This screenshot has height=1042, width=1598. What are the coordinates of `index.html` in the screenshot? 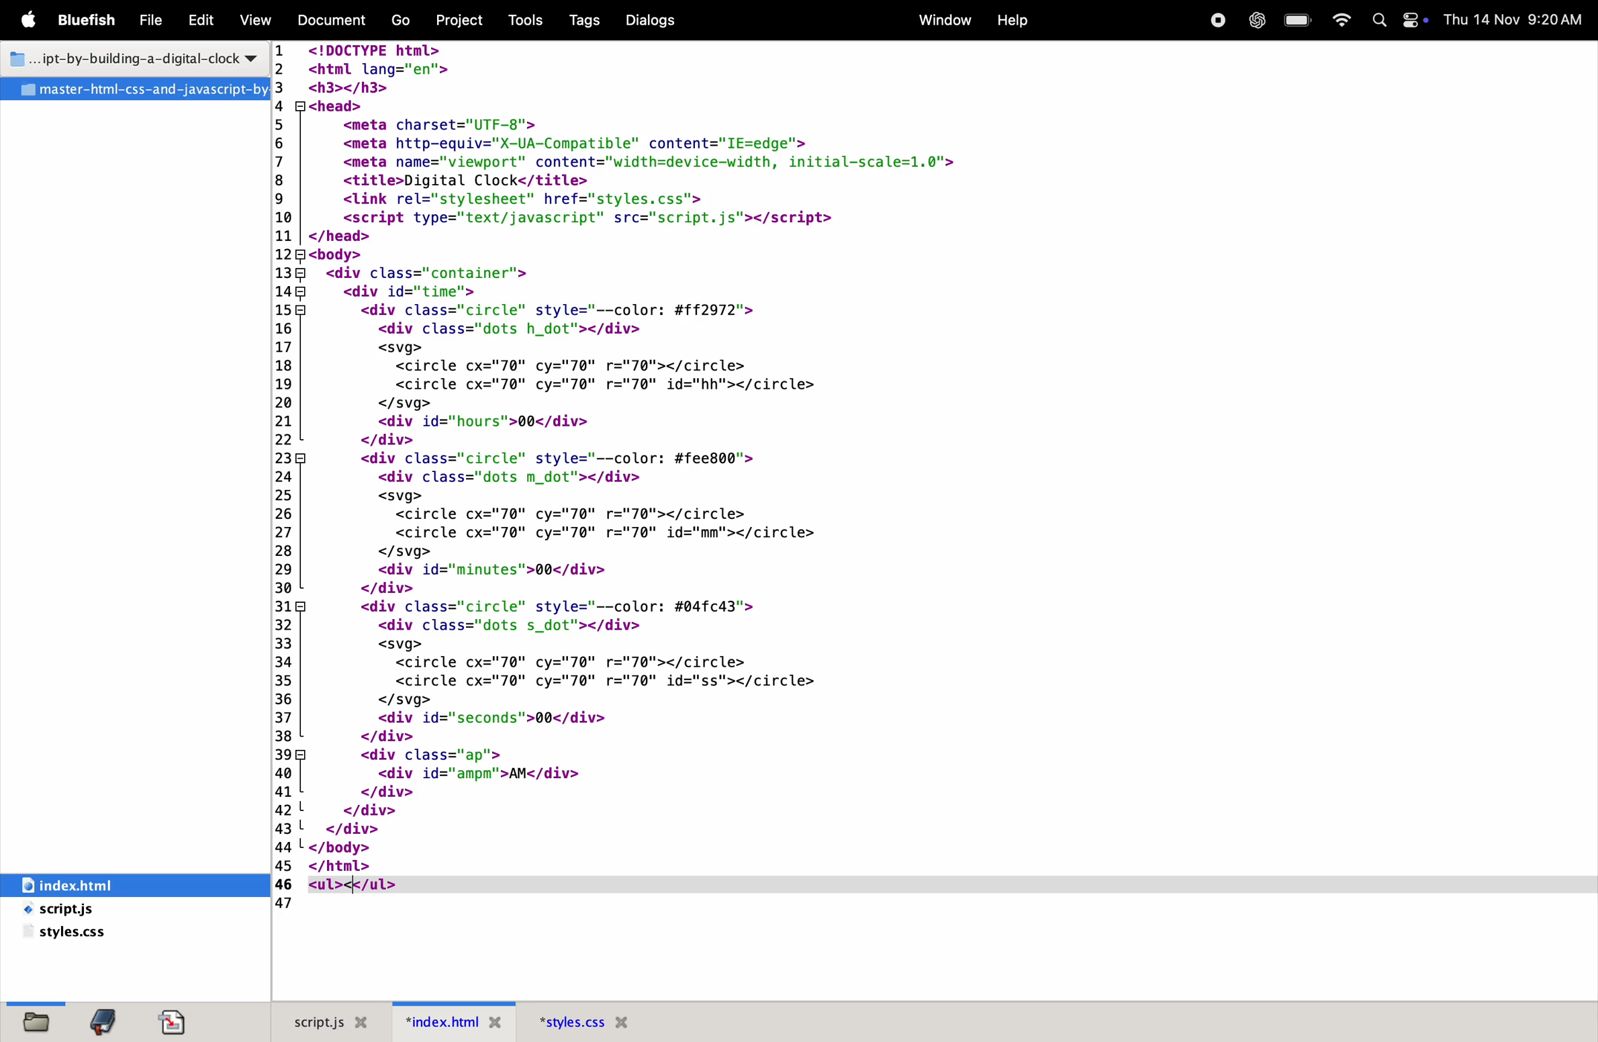 It's located at (457, 1021).